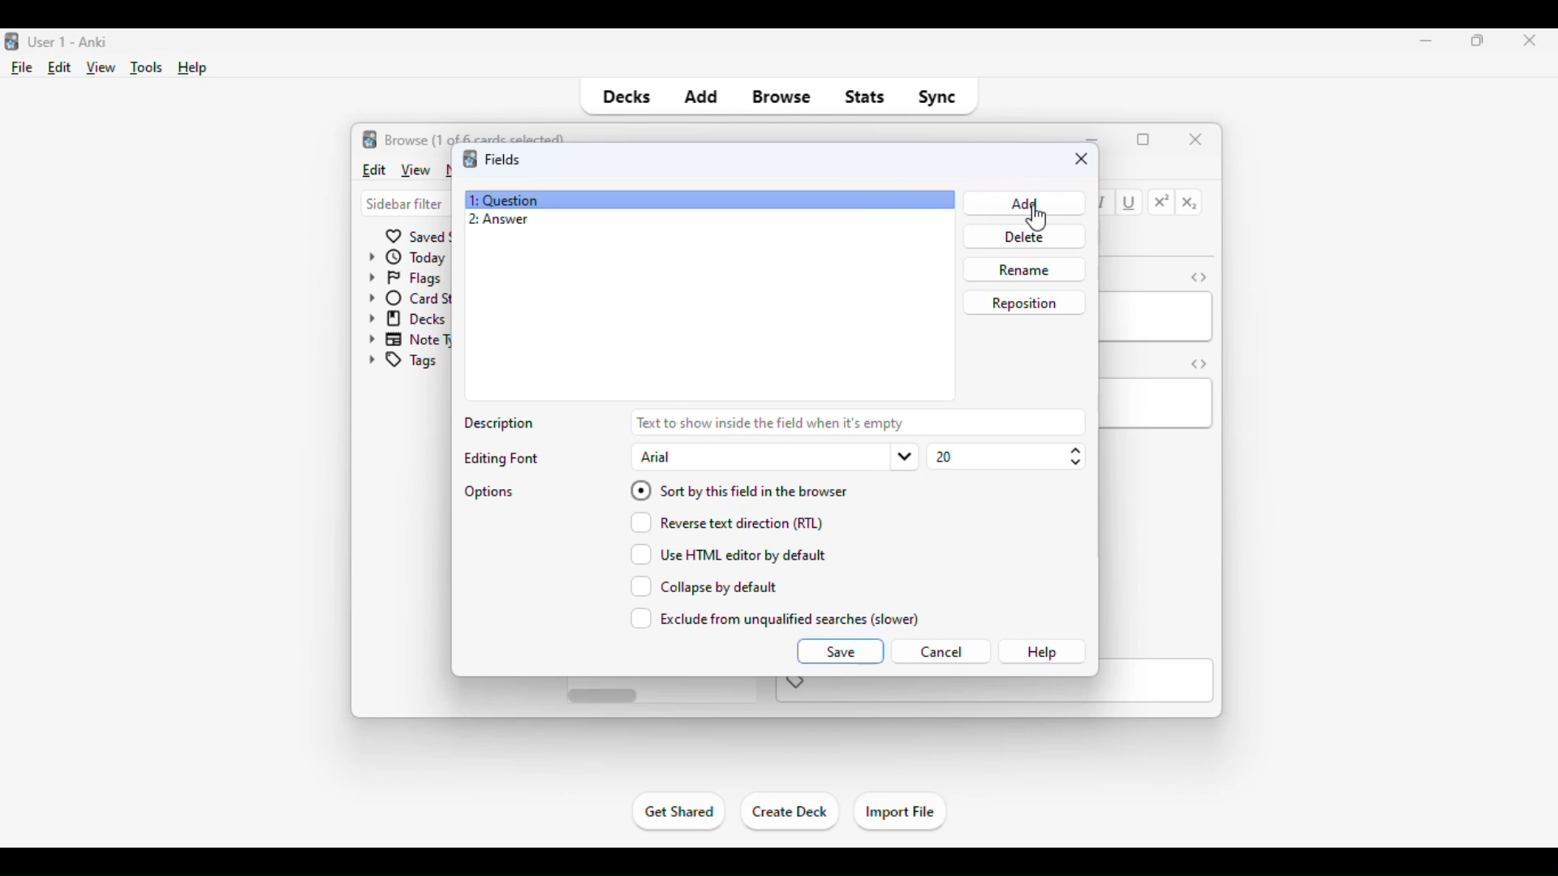  Describe the element at coordinates (148, 68) in the screenshot. I see `tools` at that location.